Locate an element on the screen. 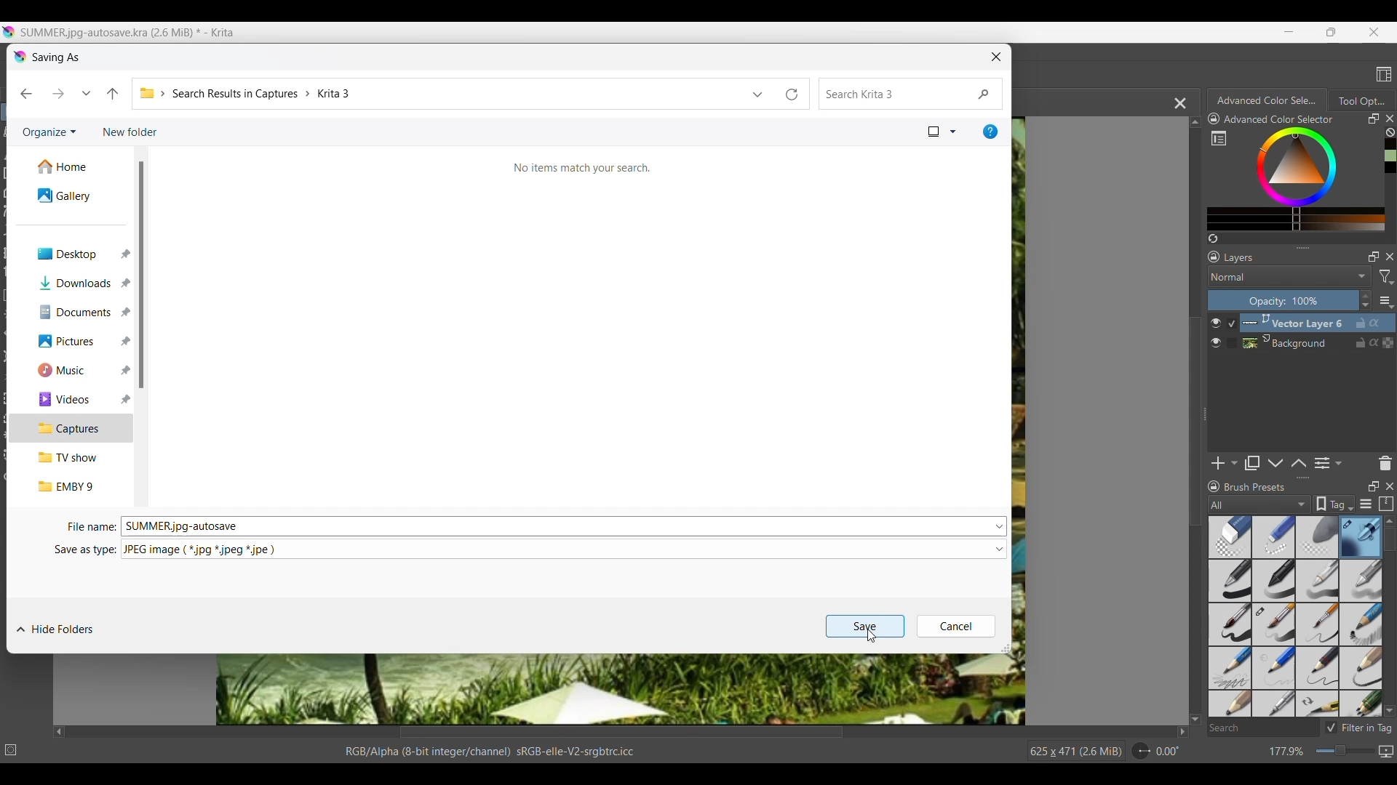 The image size is (1397, 785). Dial to change rotation is located at coordinates (1142, 752).